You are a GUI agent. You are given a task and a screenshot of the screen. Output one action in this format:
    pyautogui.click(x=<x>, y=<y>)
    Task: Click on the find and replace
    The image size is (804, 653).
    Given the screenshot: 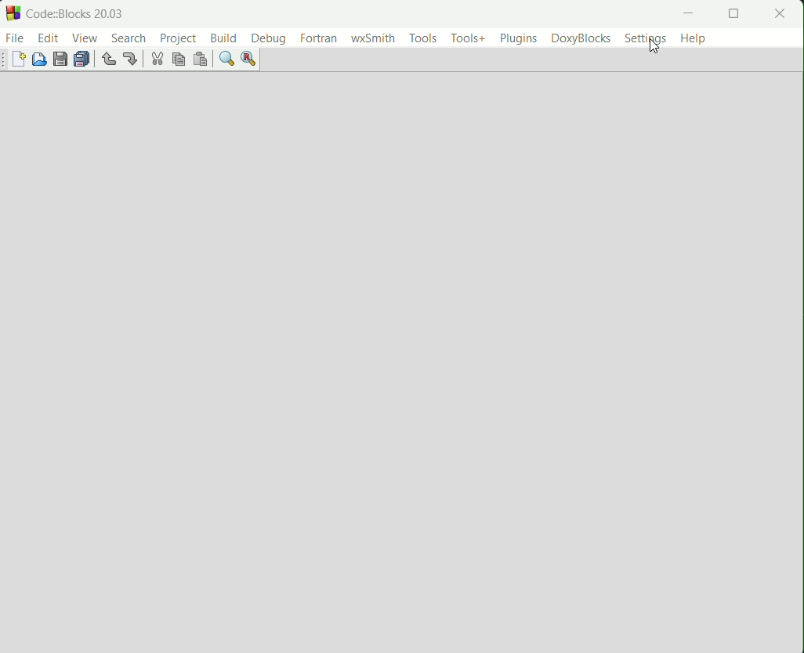 What is the action you would take?
    pyautogui.click(x=251, y=60)
    